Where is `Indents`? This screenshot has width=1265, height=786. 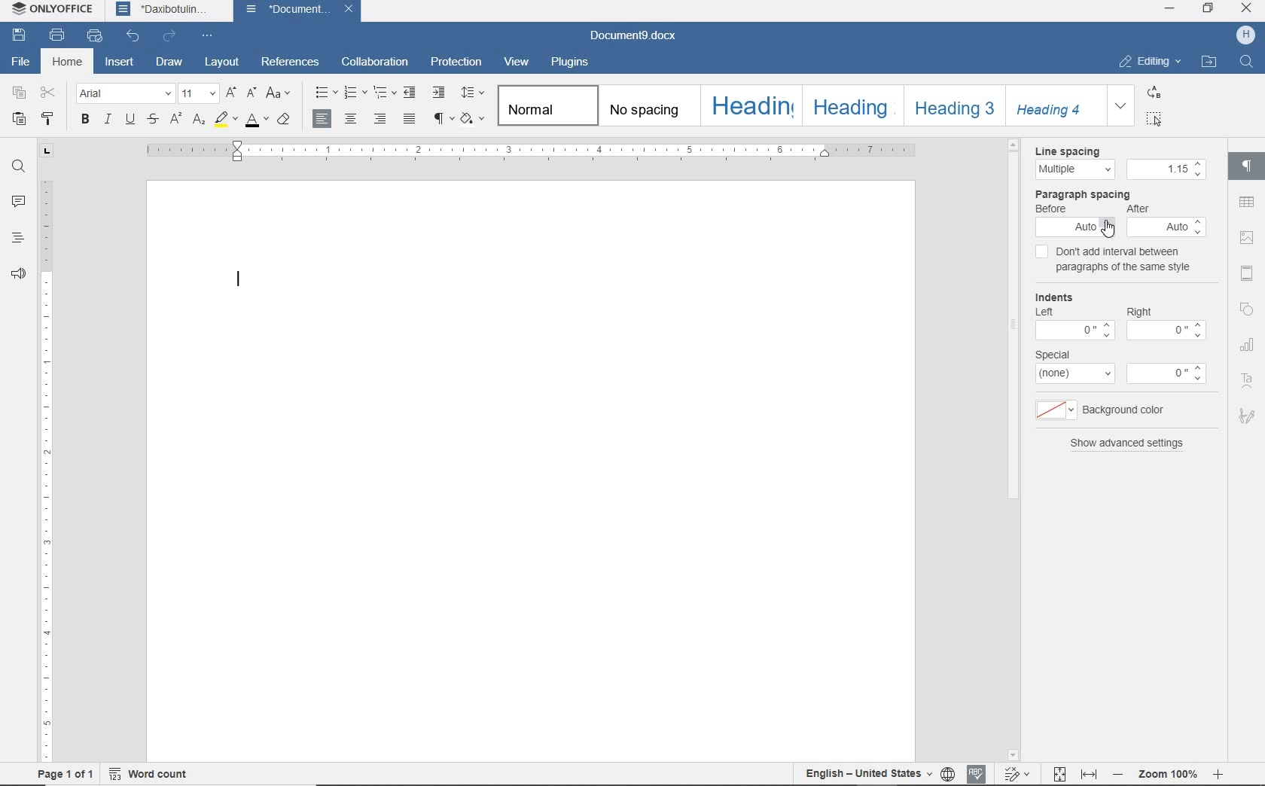 Indents is located at coordinates (1053, 294).